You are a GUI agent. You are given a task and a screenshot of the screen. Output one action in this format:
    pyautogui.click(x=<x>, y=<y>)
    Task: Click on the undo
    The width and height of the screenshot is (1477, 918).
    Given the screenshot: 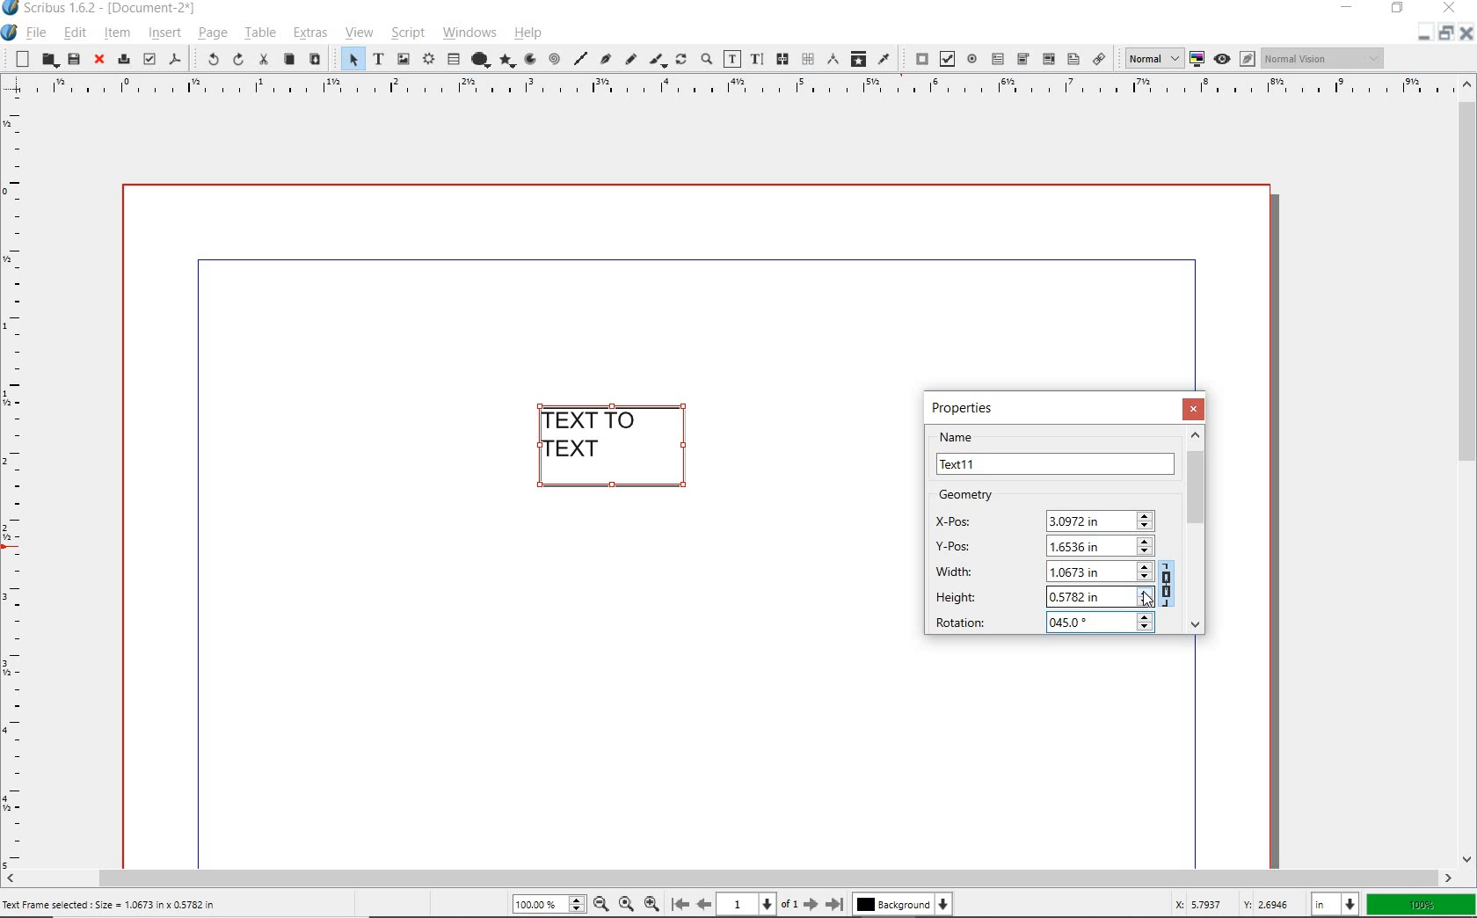 What is the action you would take?
    pyautogui.click(x=206, y=60)
    